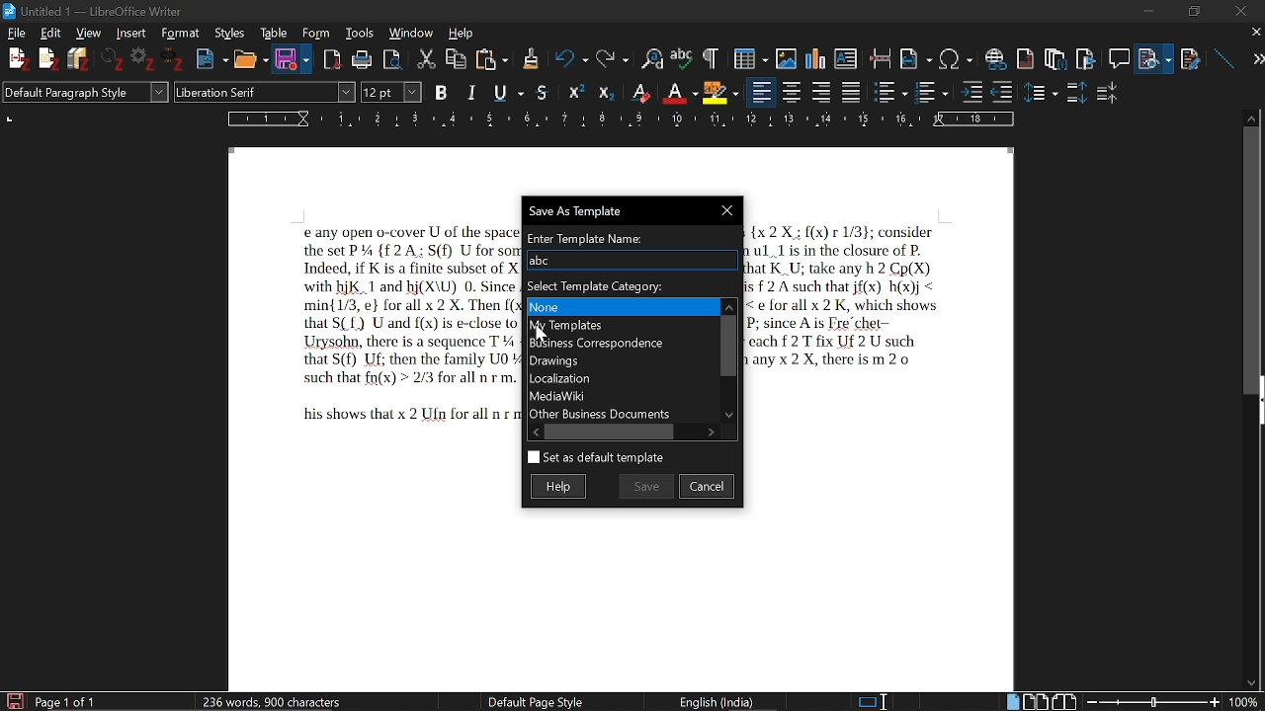  I want to click on , so click(709, 57).